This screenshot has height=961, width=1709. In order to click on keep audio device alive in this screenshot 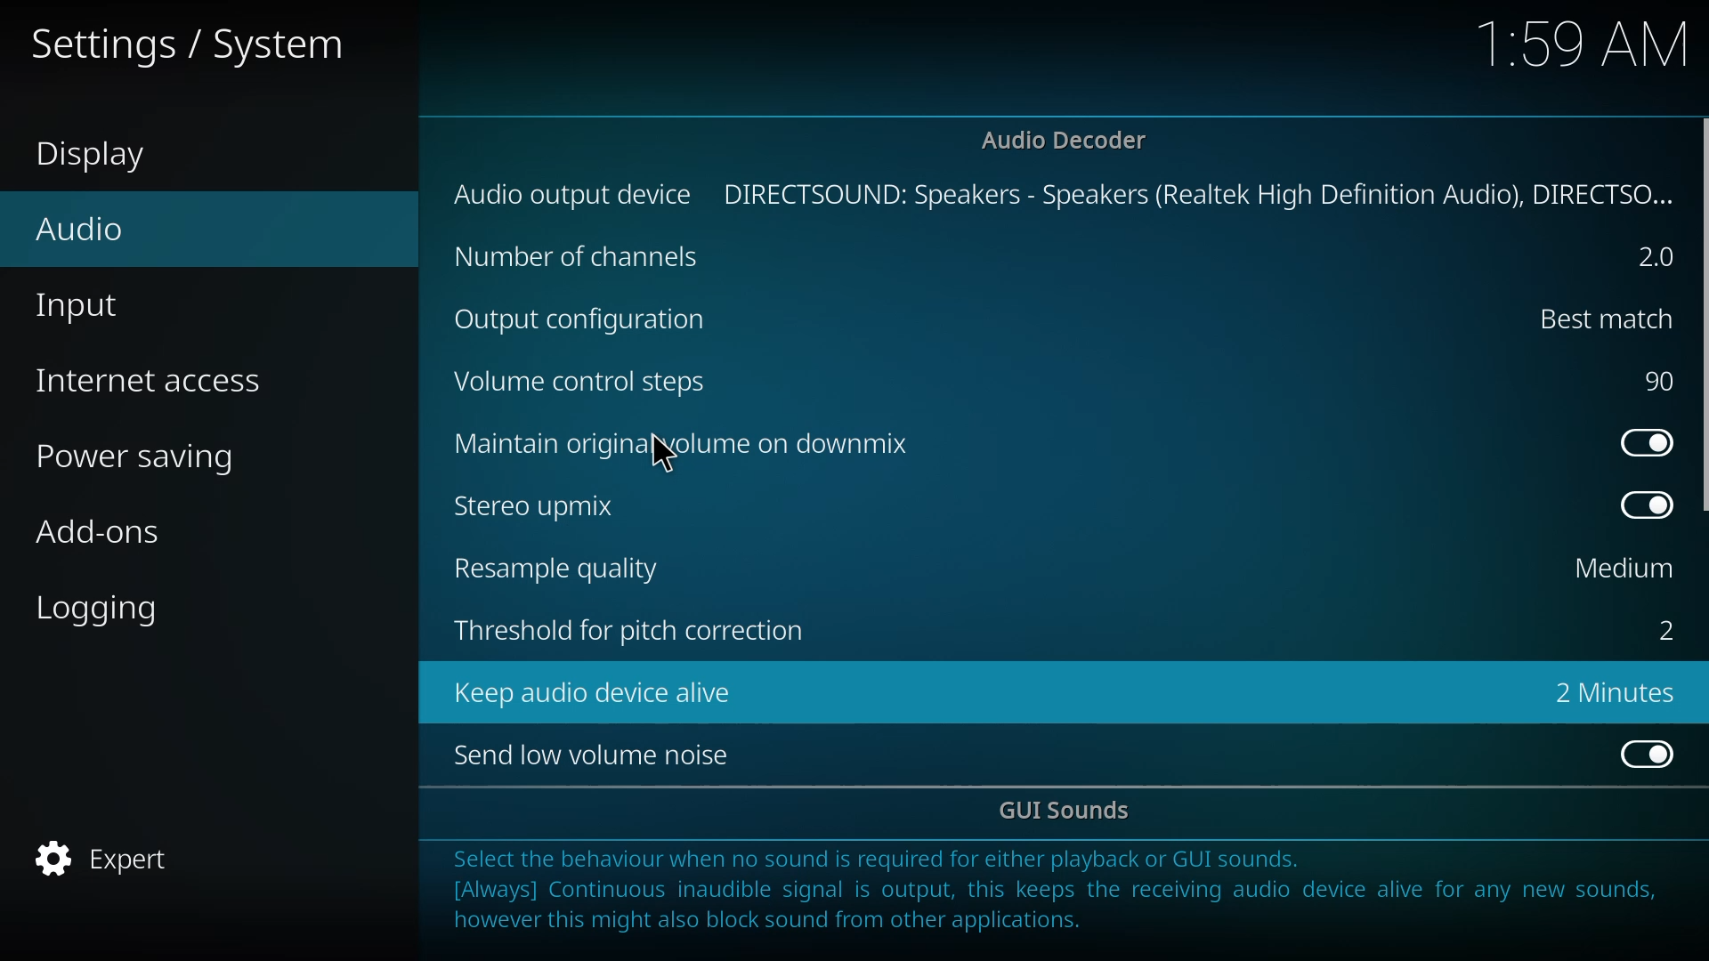, I will do `click(598, 691)`.